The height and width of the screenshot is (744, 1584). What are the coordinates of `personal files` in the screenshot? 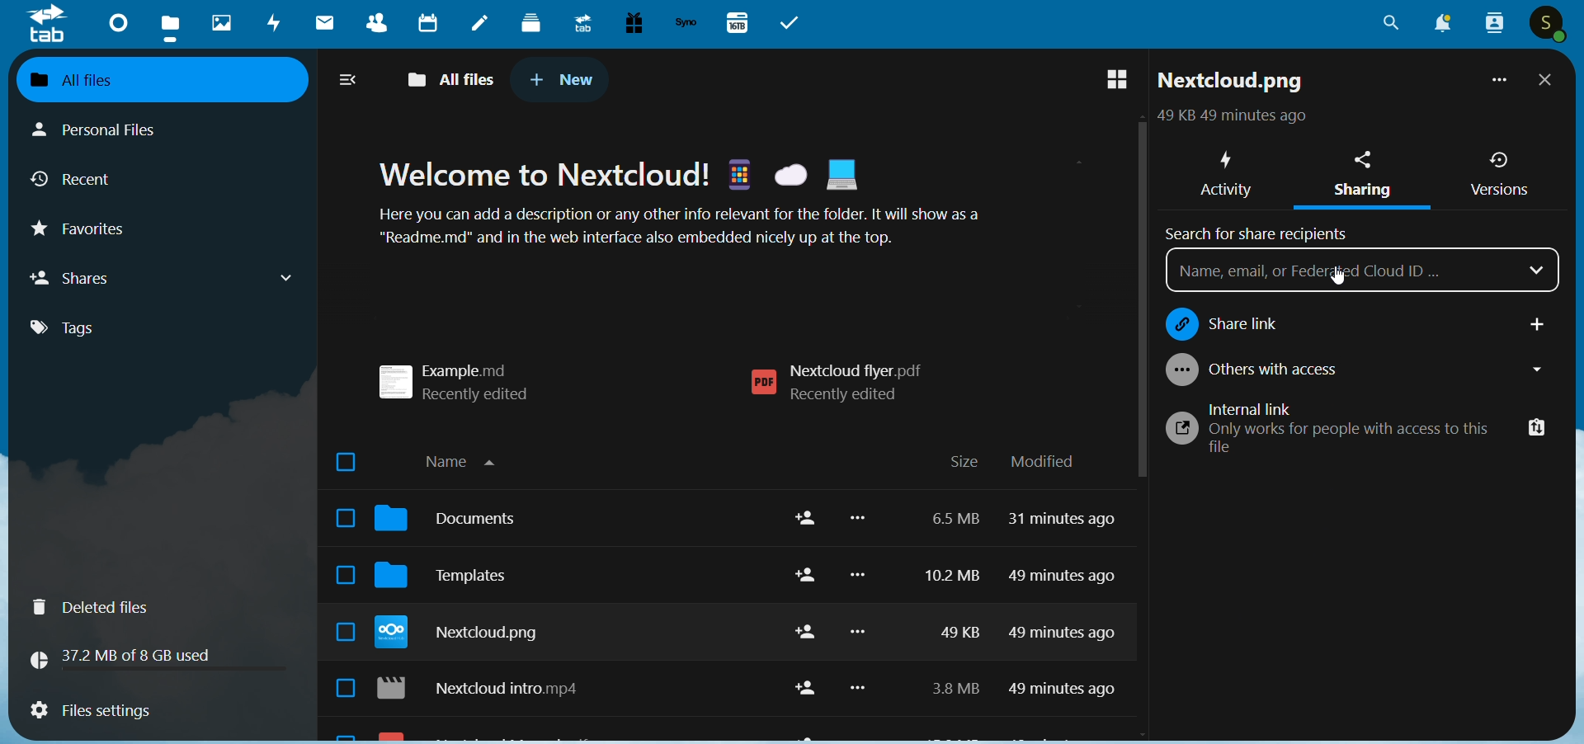 It's located at (112, 128).